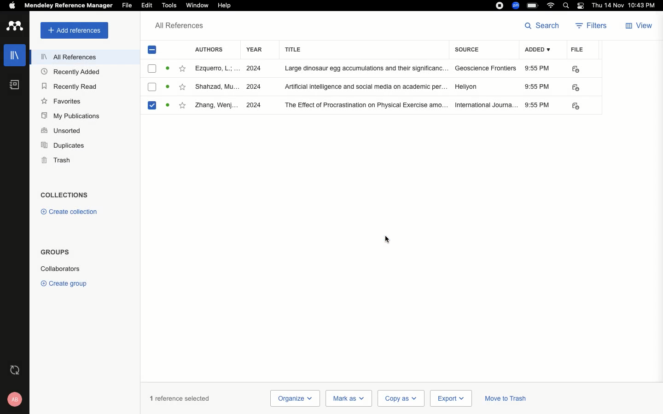 The height and width of the screenshot is (414, 663). Describe the element at coordinates (64, 196) in the screenshot. I see `Collections` at that location.